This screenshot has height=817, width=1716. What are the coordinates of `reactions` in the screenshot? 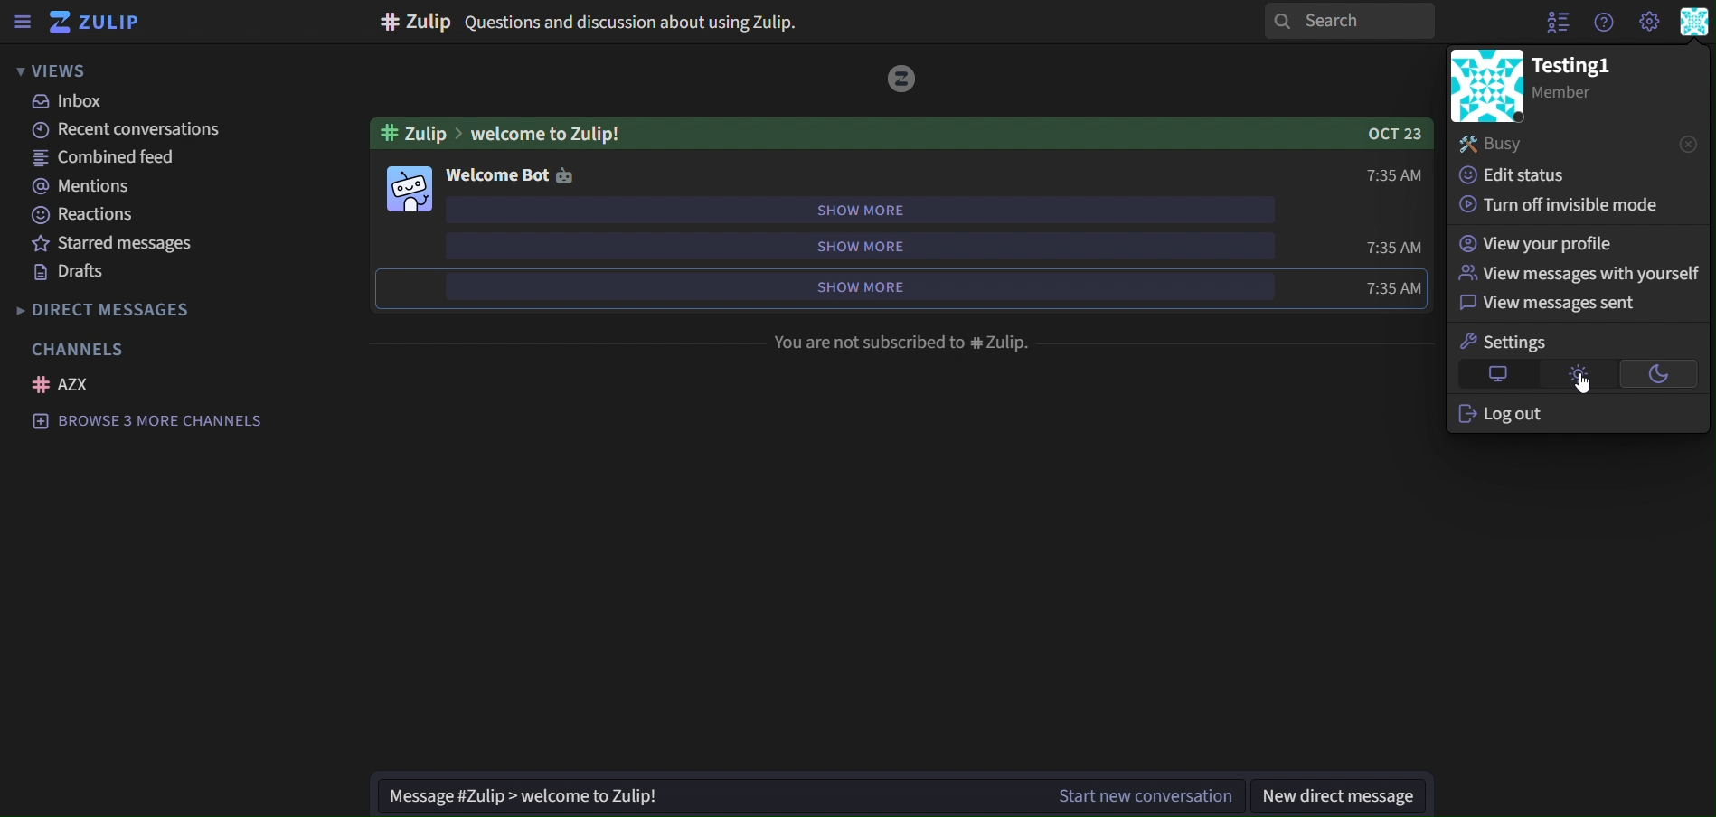 It's located at (81, 217).